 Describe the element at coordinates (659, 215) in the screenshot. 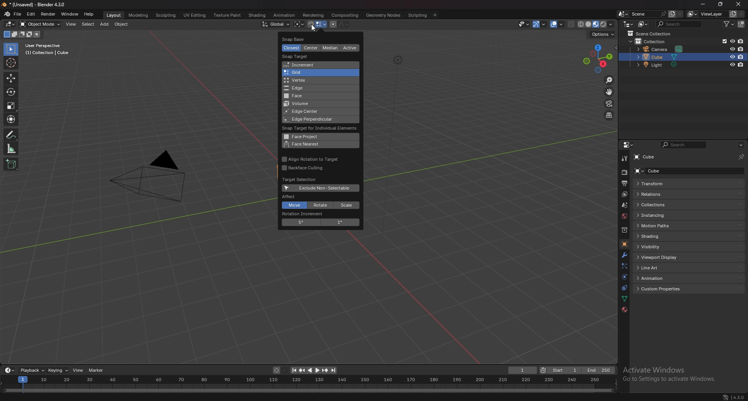

I see `instancing` at that location.